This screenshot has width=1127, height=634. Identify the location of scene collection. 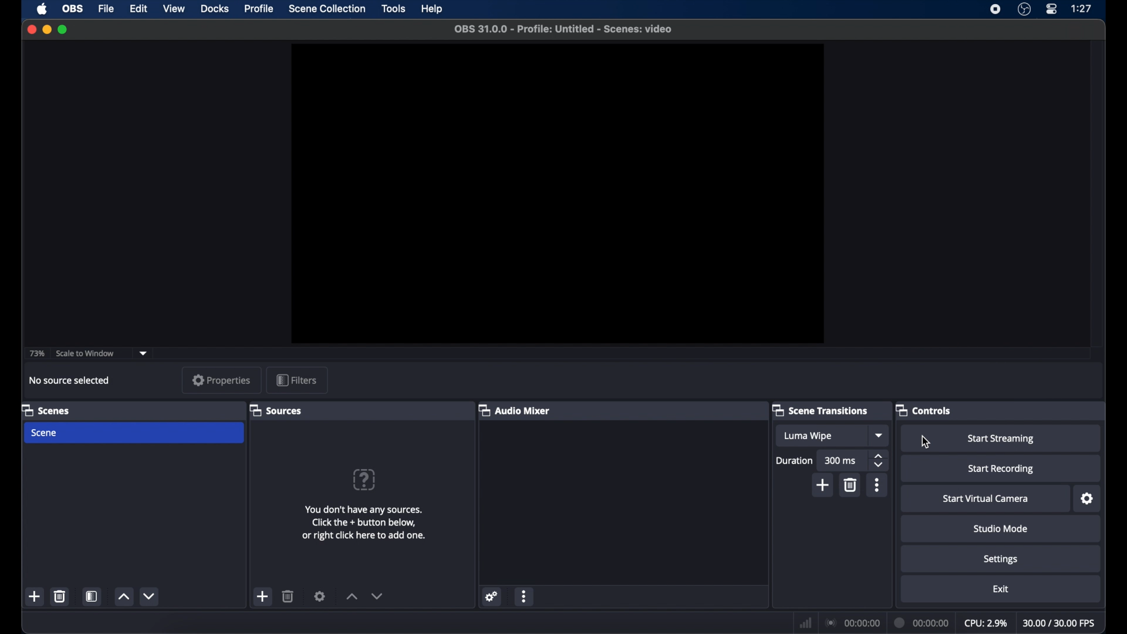
(328, 9).